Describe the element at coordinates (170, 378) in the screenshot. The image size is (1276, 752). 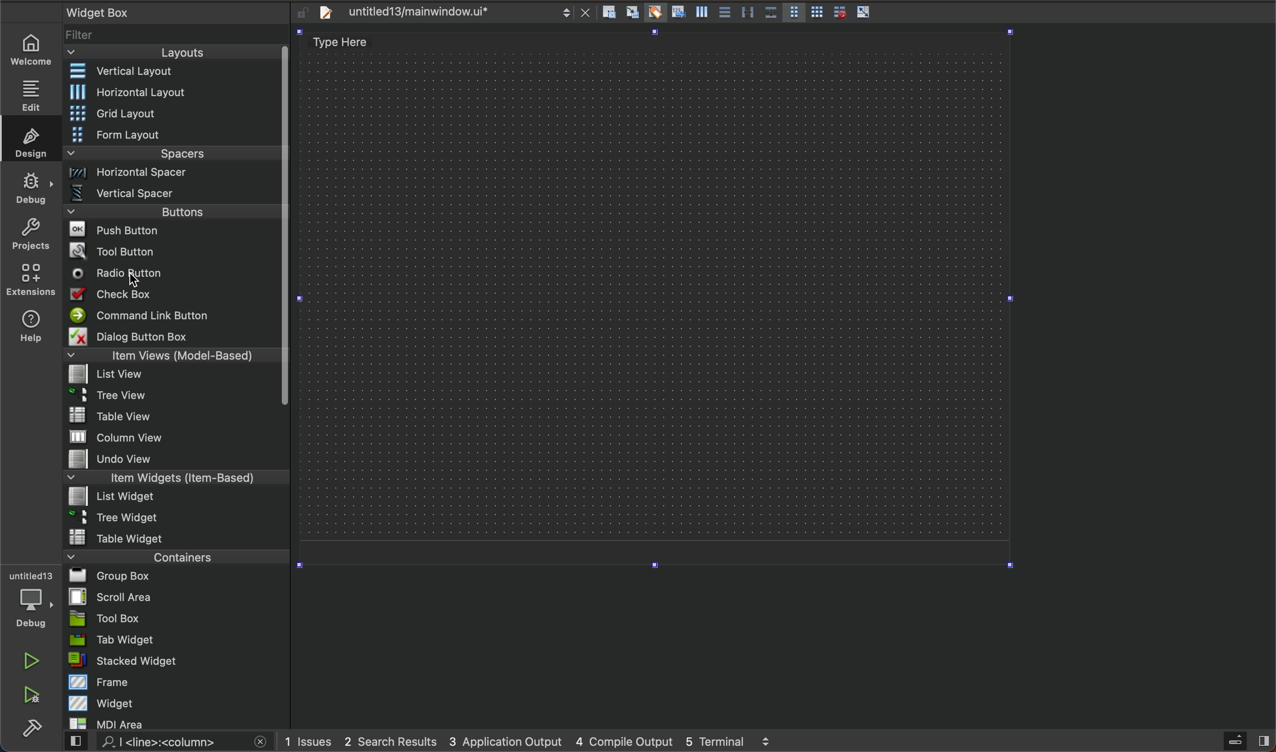
I see `list view` at that location.